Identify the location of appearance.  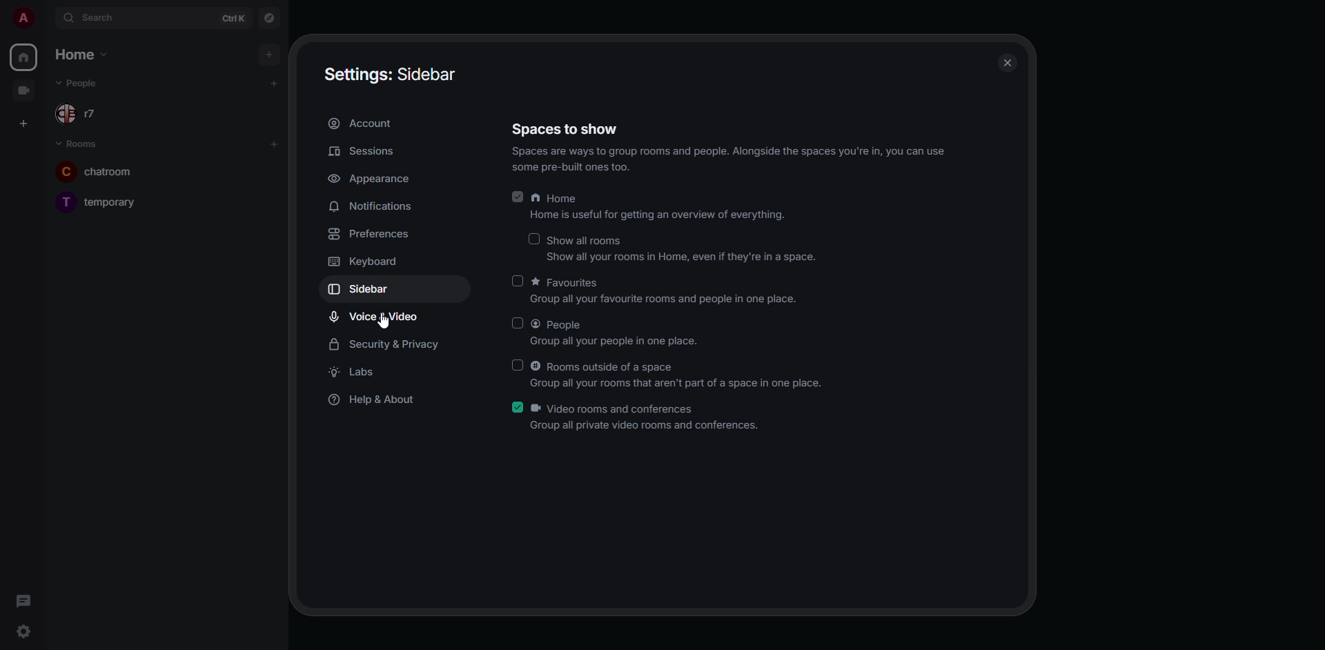
(370, 180).